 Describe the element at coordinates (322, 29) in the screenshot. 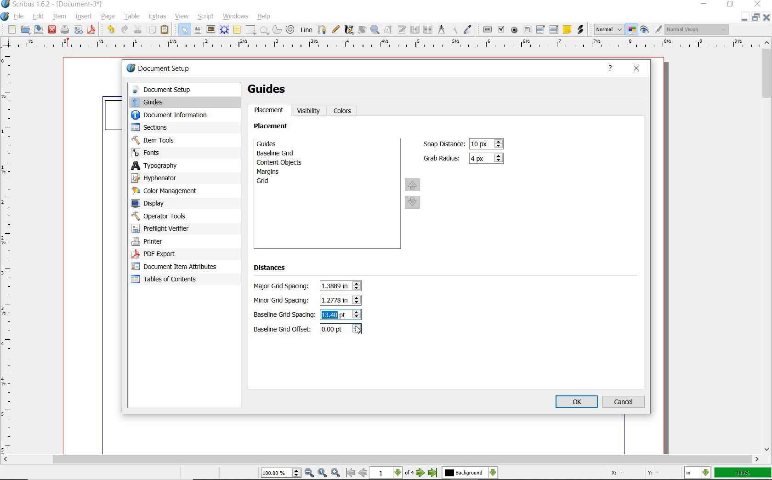

I see `Bezier curve` at that location.